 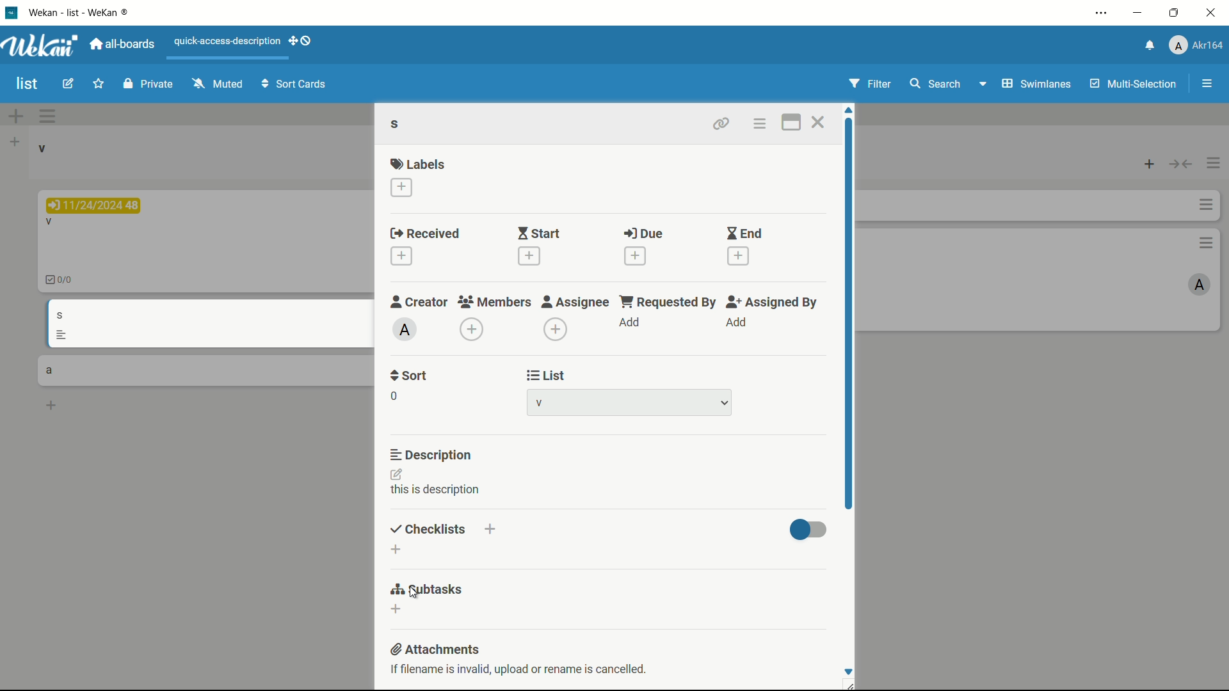 What do you see at coordinates (422, 592) in the screenshot?
I see `subtasks` at bounding box center [422, 592].